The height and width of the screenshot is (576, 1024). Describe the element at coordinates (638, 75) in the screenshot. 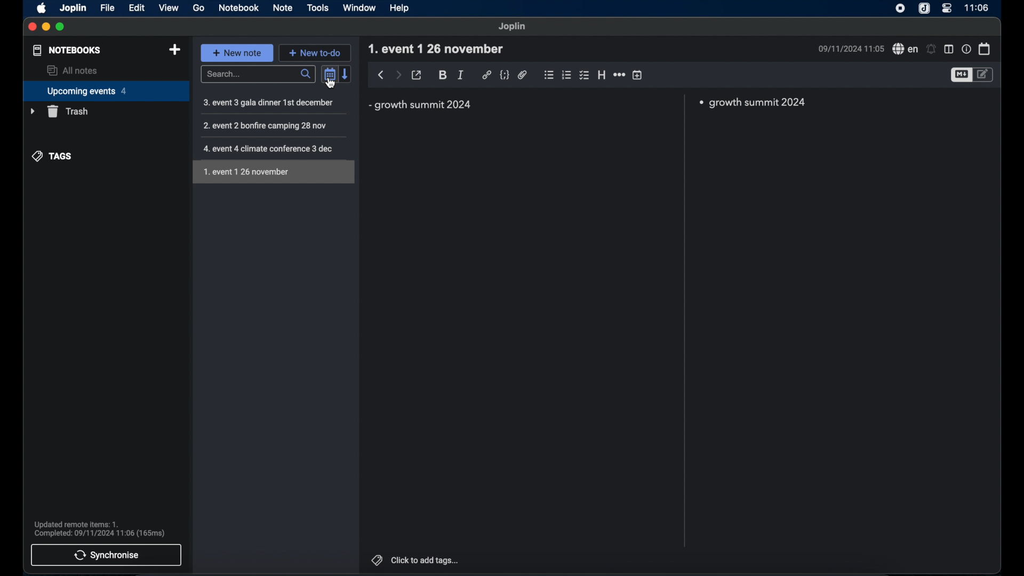

I see `insert time` at that location.